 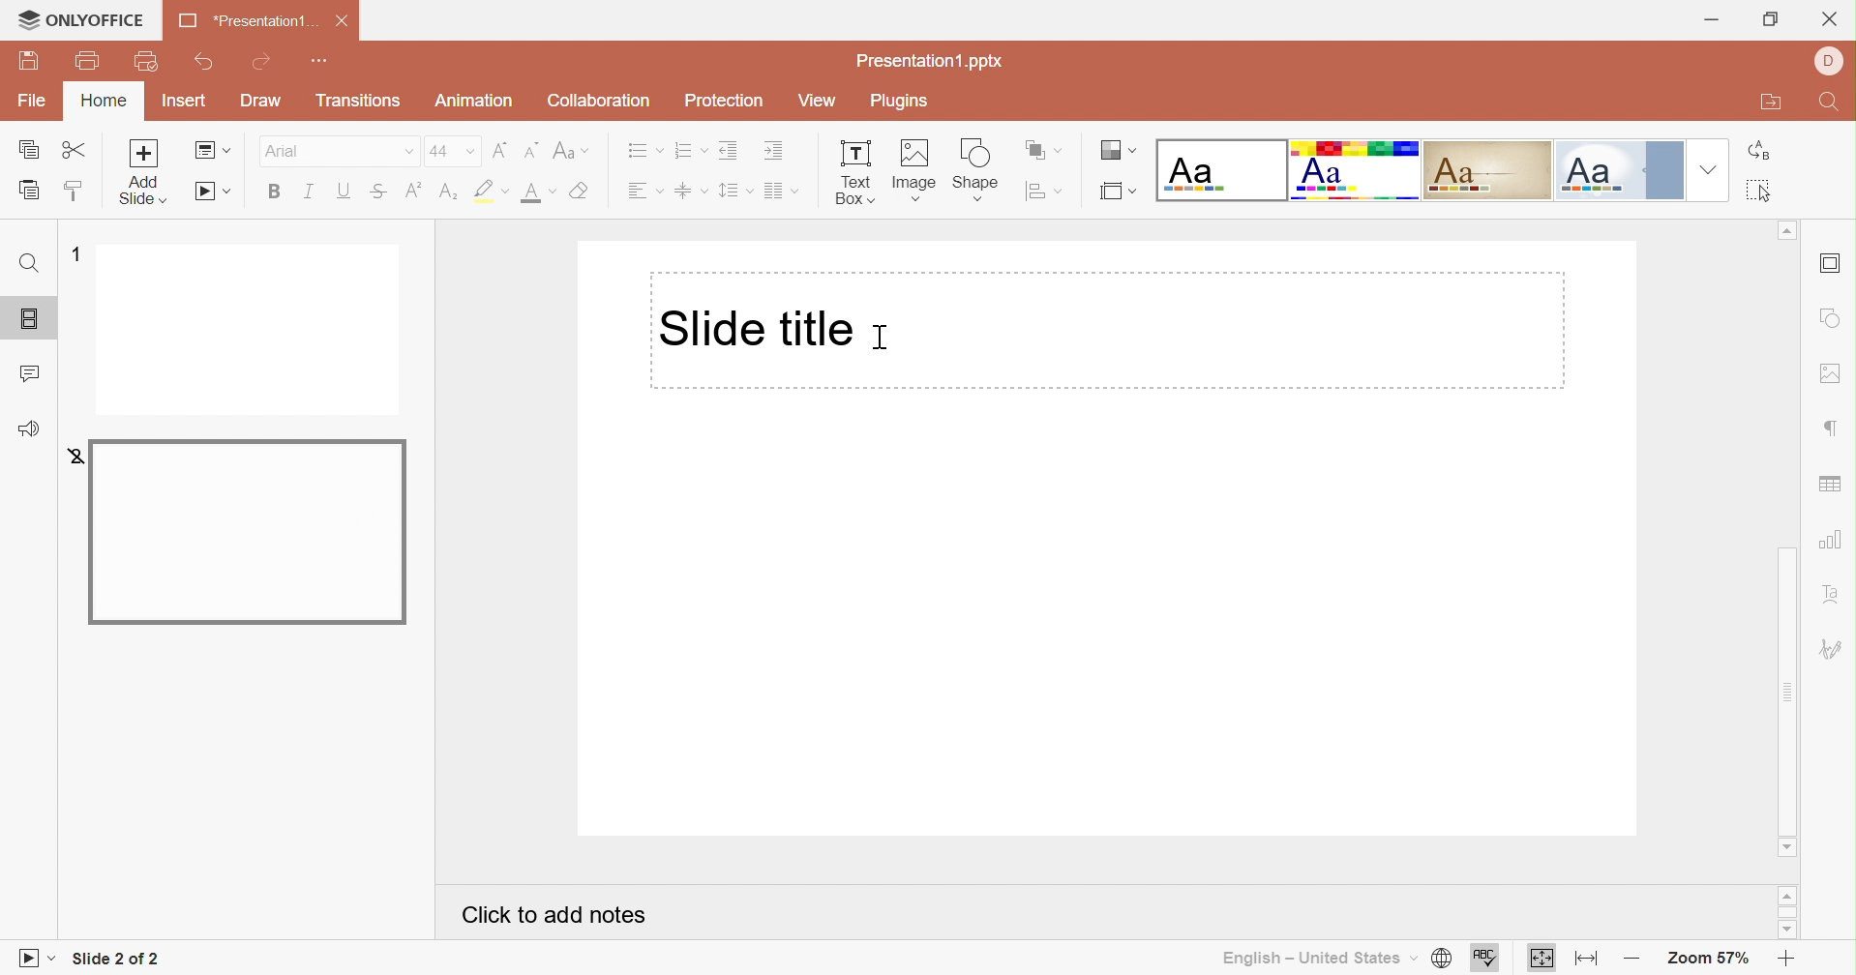 I want to click on Italic, so click(x=314, y=192).